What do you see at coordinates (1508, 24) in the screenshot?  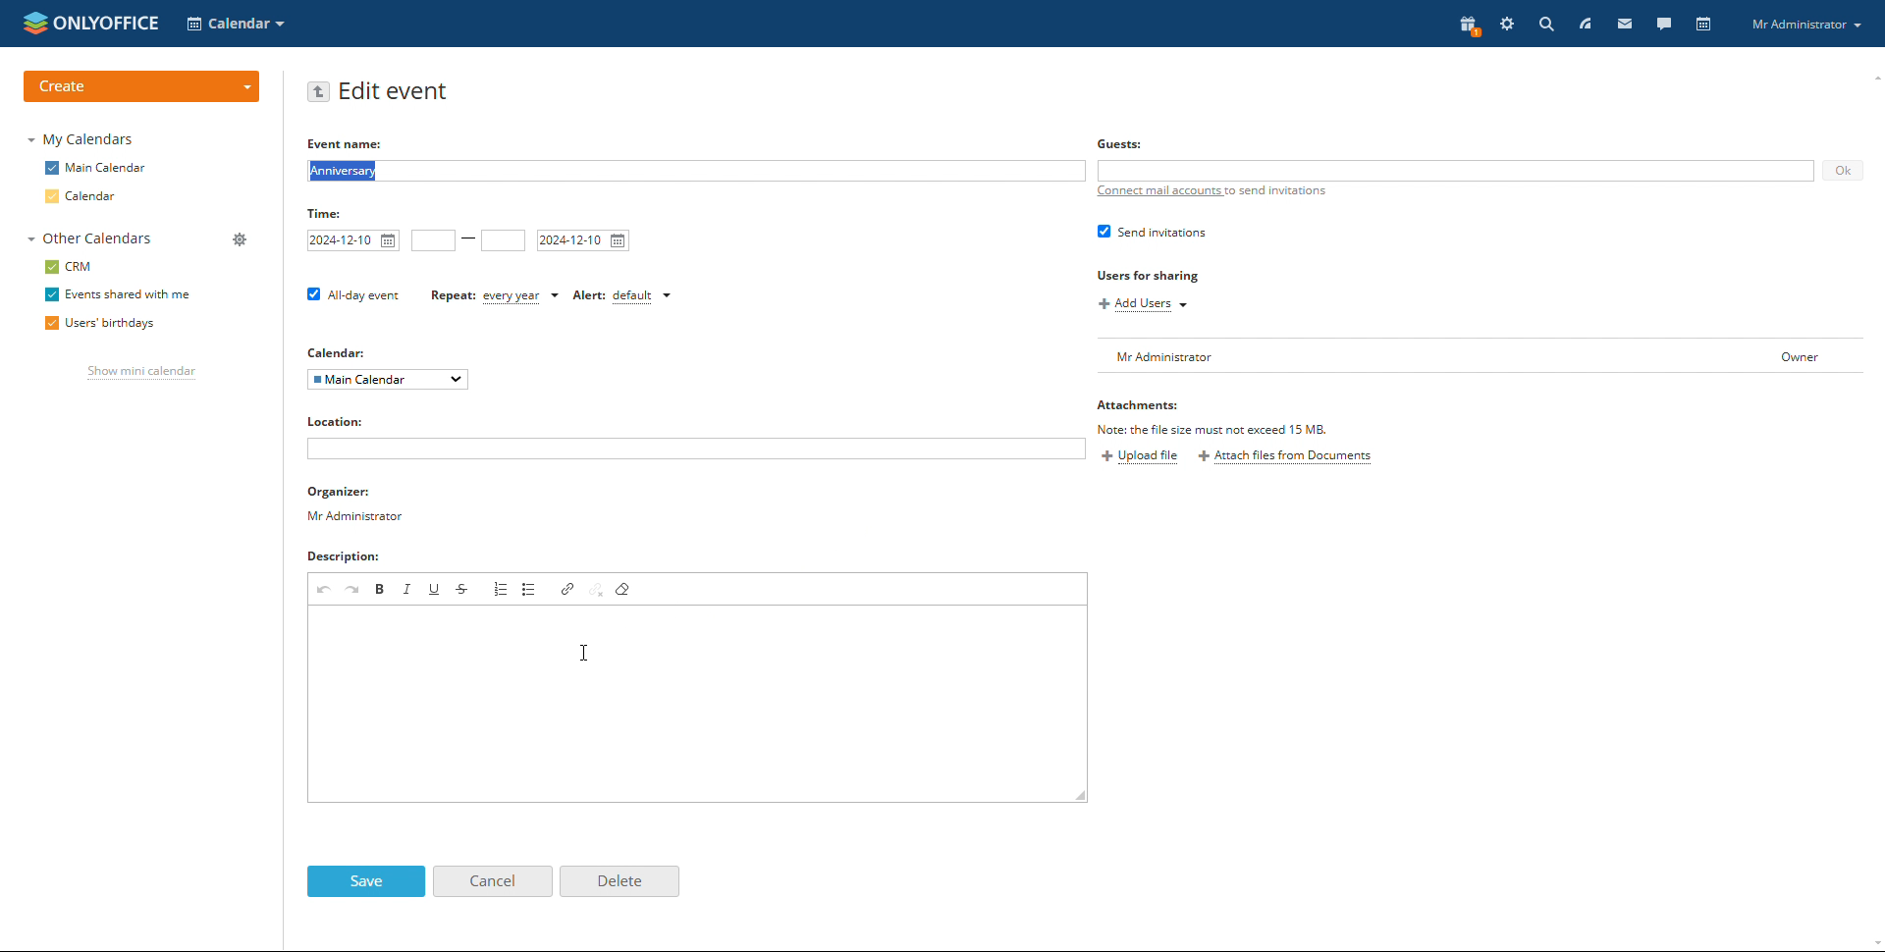 I see `settings` at bounding box center [1508, 24].